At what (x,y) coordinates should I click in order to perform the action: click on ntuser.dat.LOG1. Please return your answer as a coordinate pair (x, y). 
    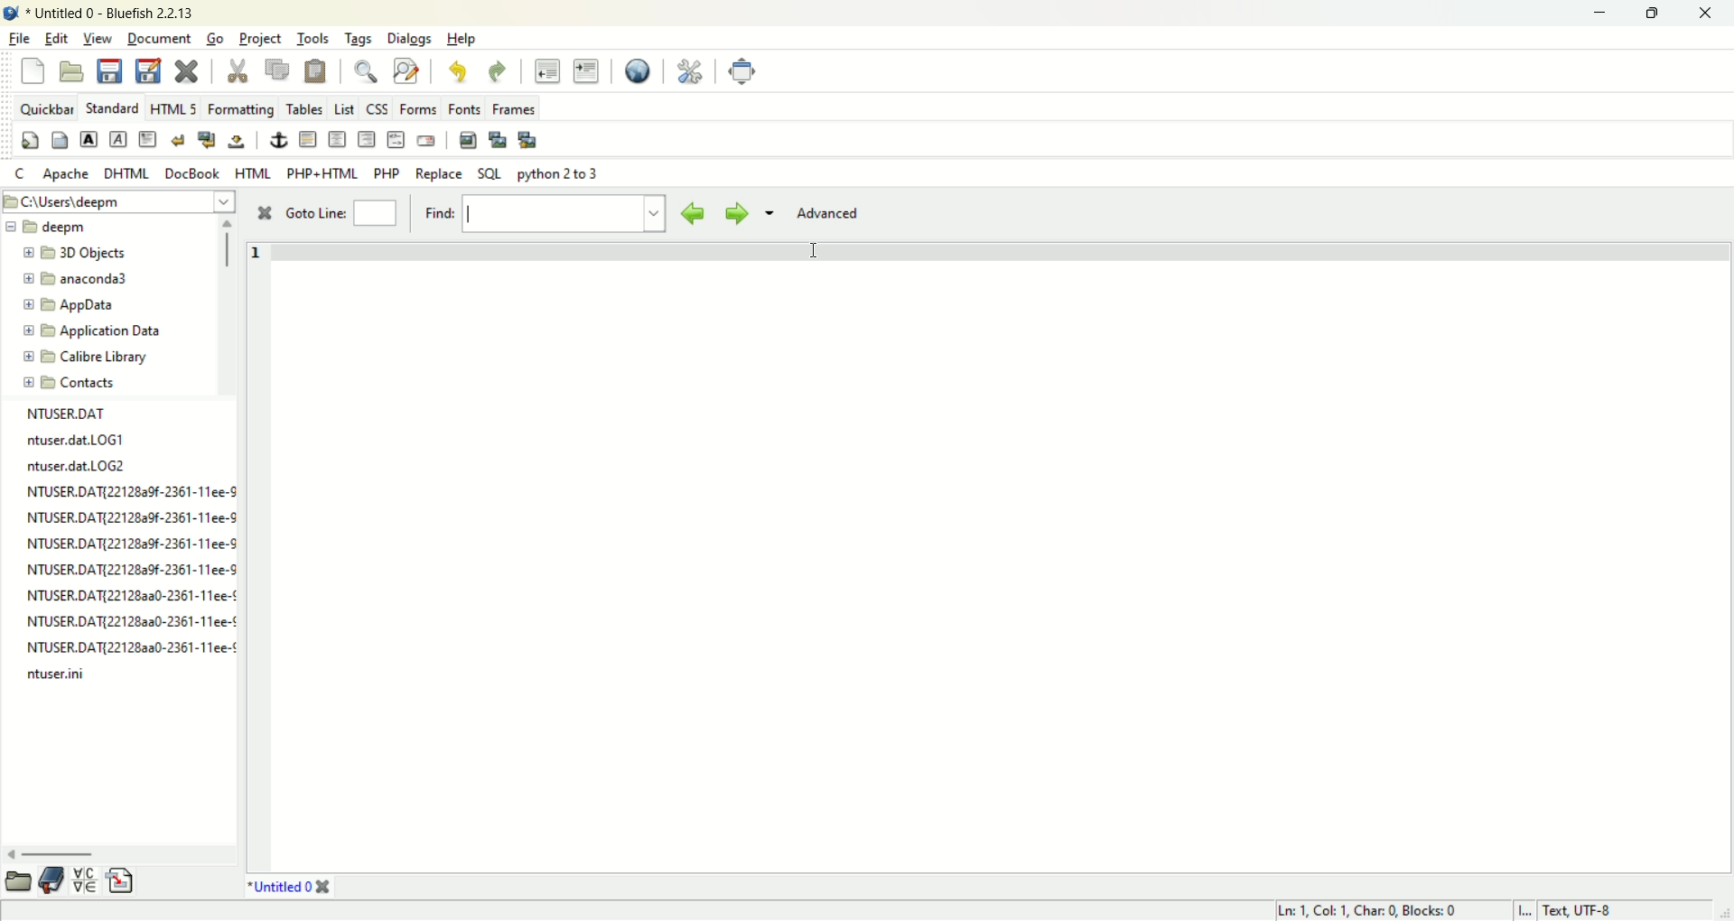
    Looking at the image, I should click on (81, 440).